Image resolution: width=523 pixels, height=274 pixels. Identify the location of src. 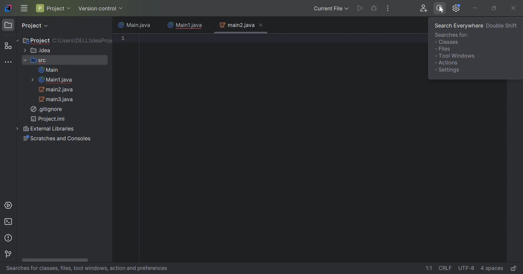
(35, 60).